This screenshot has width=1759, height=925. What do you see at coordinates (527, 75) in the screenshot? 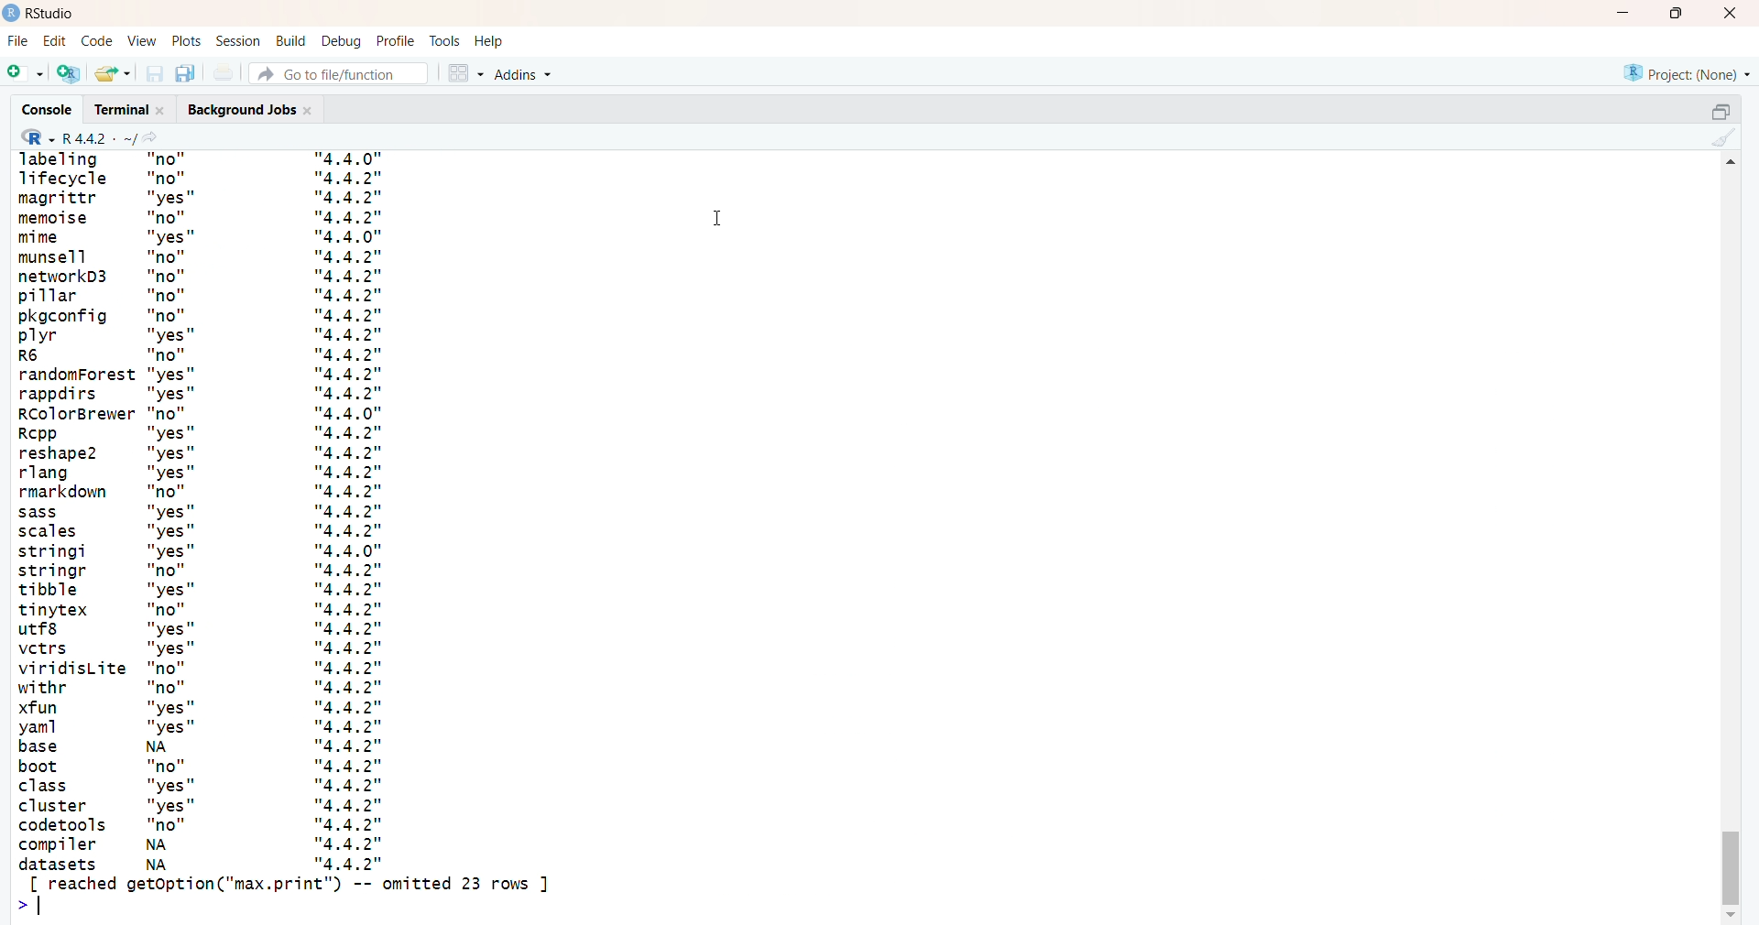
I see `Addins` at bounding box center [527, 75].